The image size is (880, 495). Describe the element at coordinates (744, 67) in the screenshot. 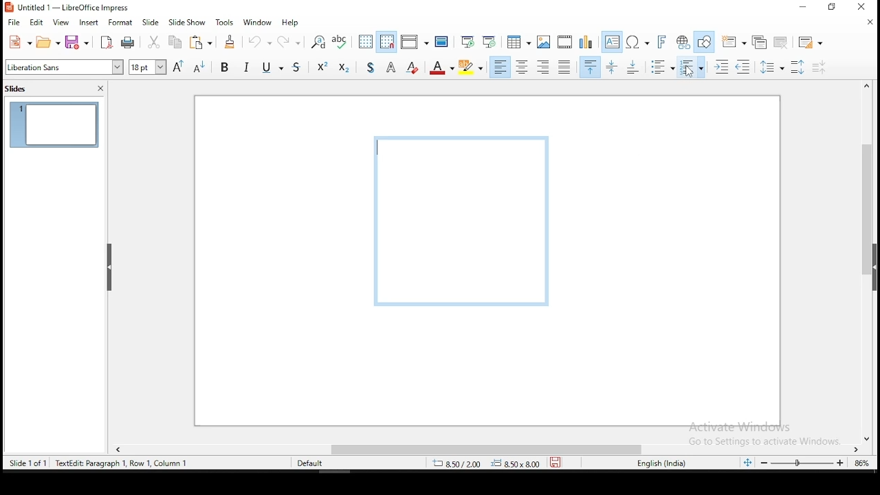

I see `decrease indent` at that location.